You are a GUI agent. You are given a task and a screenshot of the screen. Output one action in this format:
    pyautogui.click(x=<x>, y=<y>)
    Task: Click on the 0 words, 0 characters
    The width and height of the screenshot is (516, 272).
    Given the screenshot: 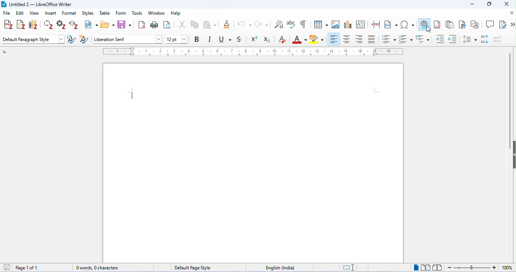 What is the action you would take?
    pyautogui.click(x=98, y=268)
    